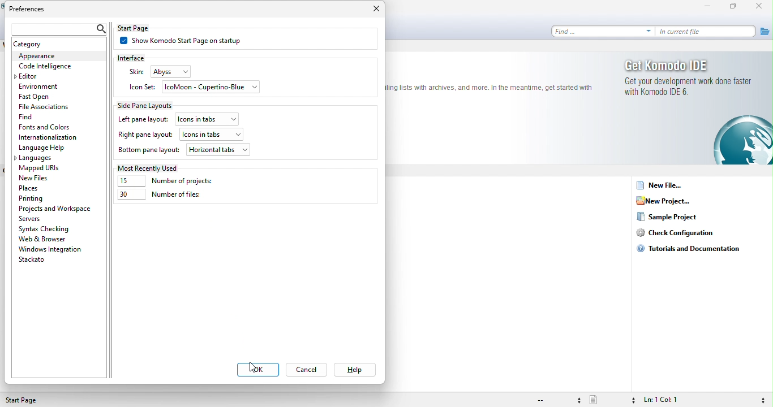  What do you see at coordinates (354, 370) in the screenshot?
I see `help` at bounding box center [354, 370].